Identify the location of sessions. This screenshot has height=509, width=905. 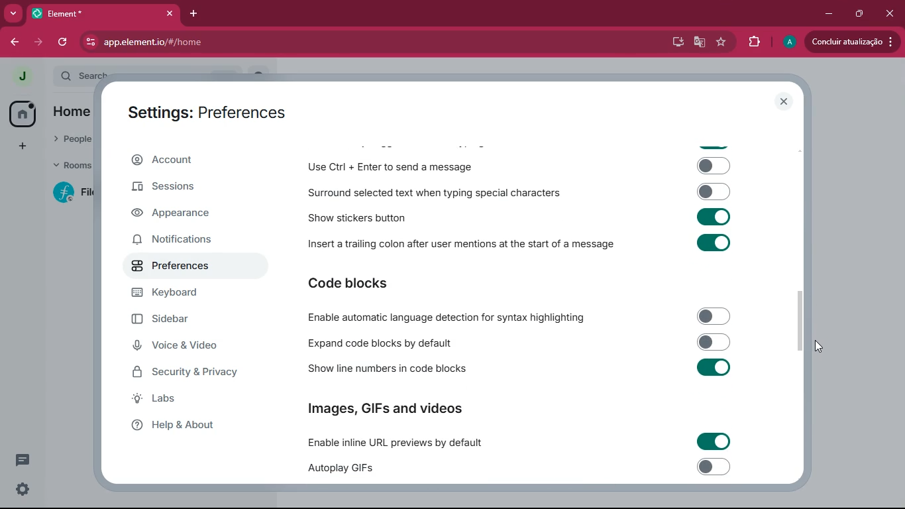
(186, 187).